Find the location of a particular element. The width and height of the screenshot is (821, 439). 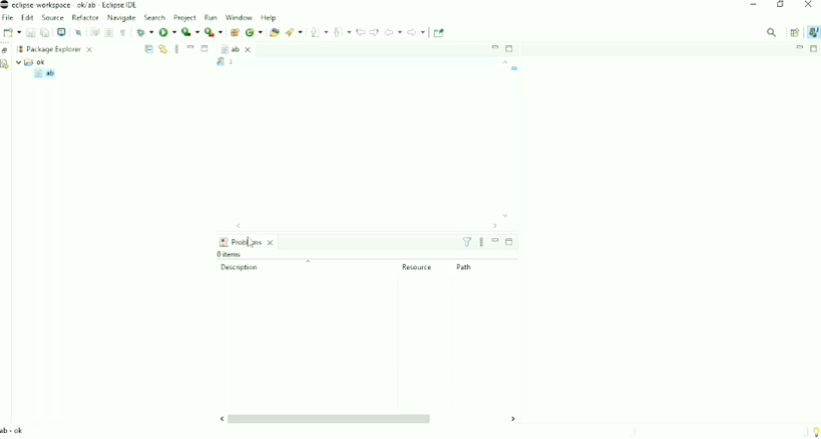

Search is located at coordinates (155, 17).